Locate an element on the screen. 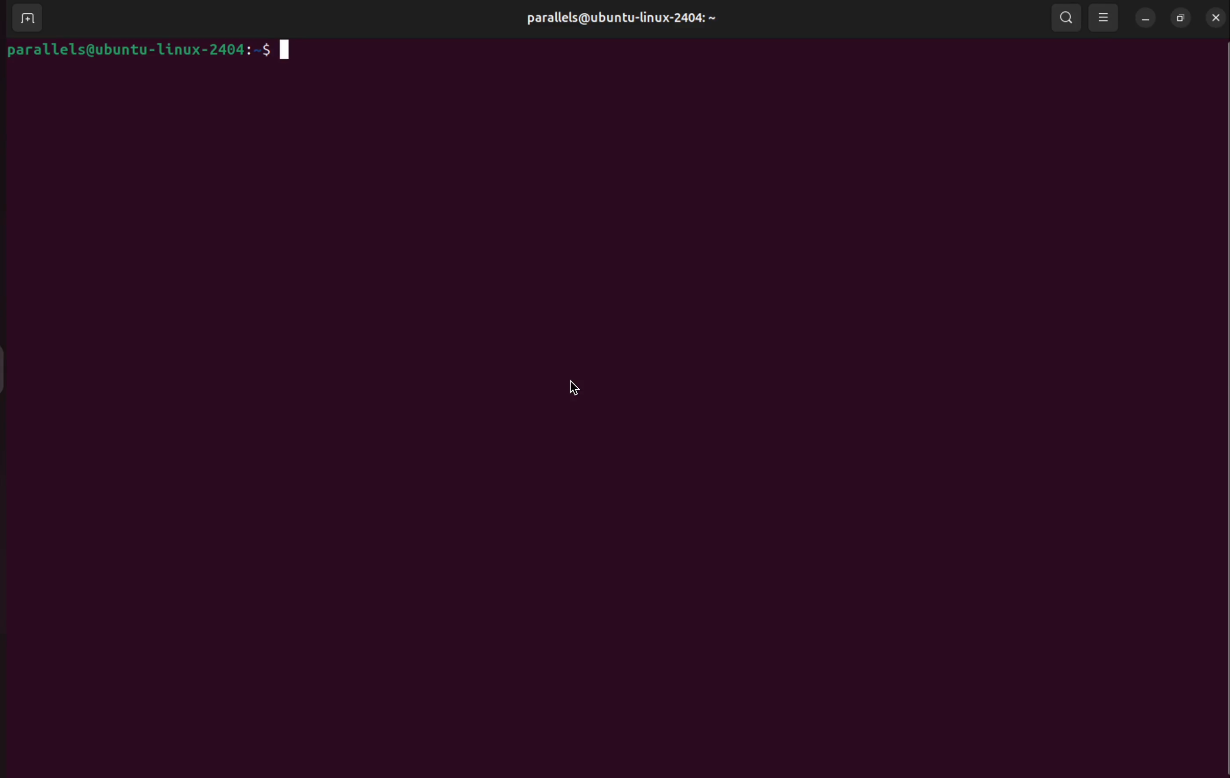  view options is located at coordinates (1104, 18).